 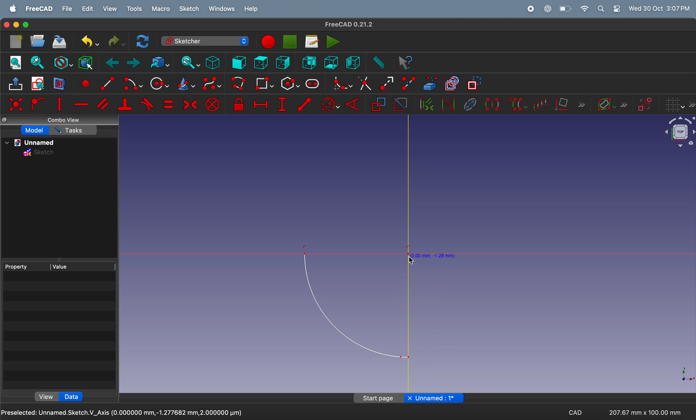 I want to click on marco, so click(x=162, y=10).